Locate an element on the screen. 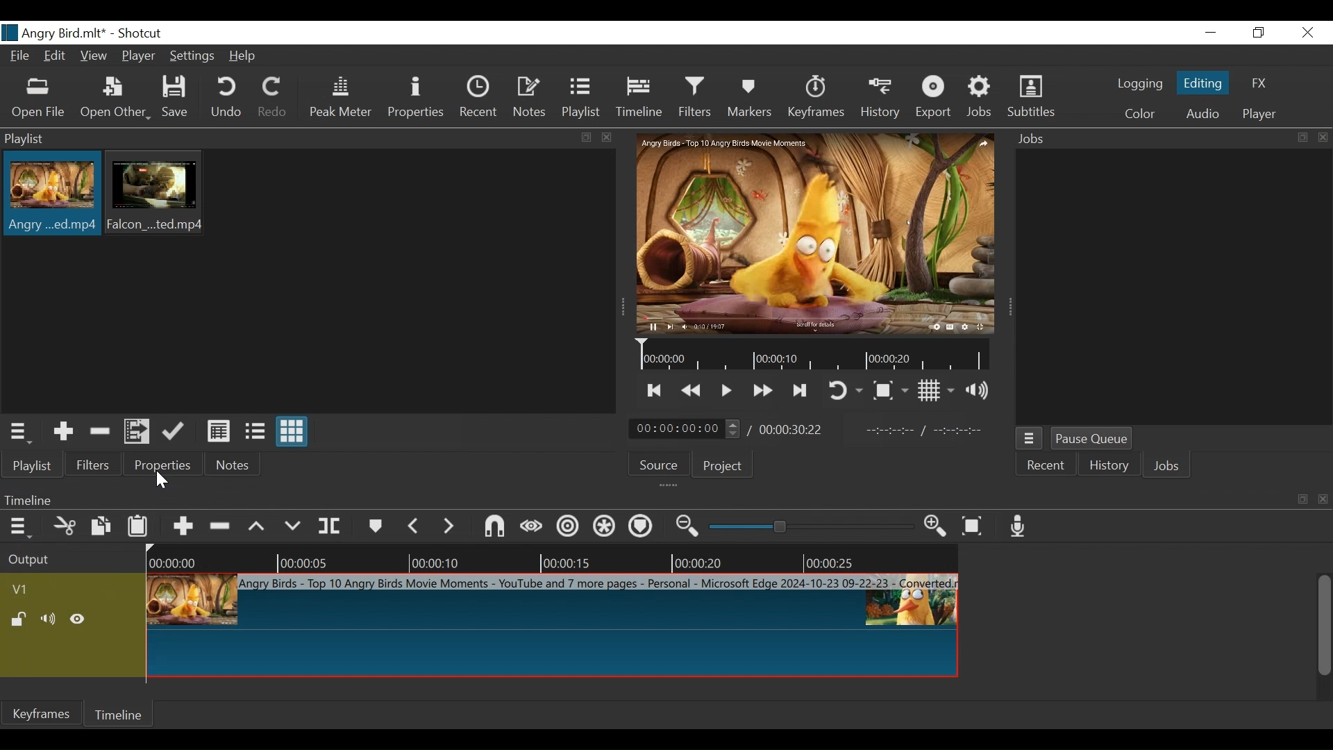 This screenshot has height=750, width=1333. Keyframes is located at coordinates (816, 99).